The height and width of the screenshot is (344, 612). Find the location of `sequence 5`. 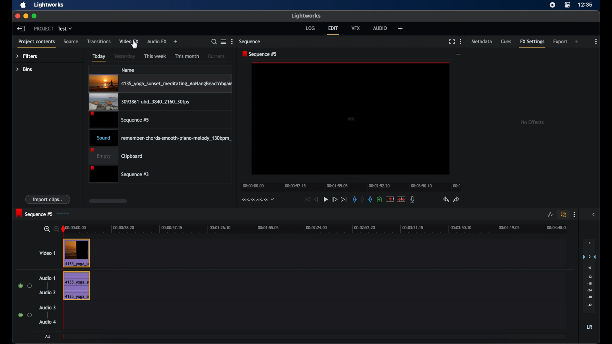

sequence 5 is located at coordinates (260, 54).